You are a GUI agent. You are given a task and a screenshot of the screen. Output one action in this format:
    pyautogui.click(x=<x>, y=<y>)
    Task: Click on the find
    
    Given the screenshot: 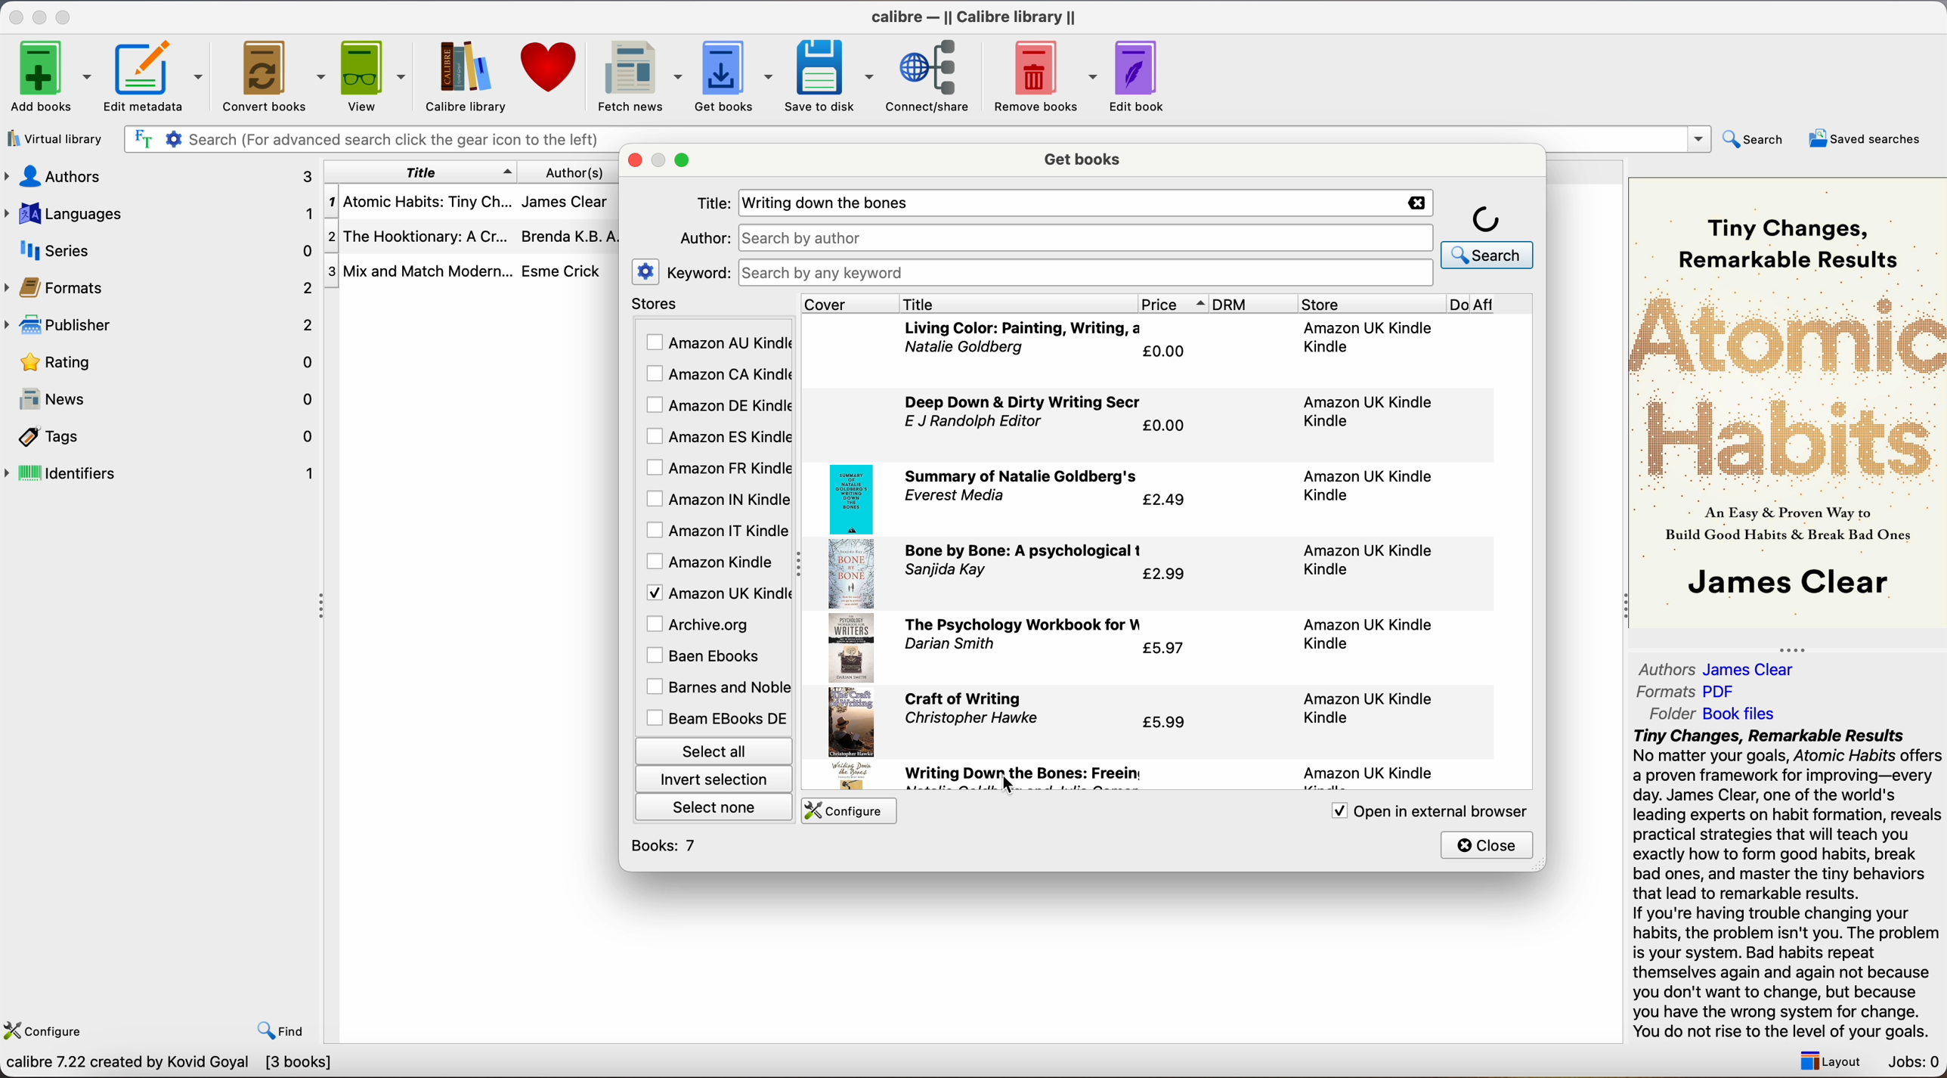 What is the action you would take?
    pyautogui.click(x=281, y=1030)
    